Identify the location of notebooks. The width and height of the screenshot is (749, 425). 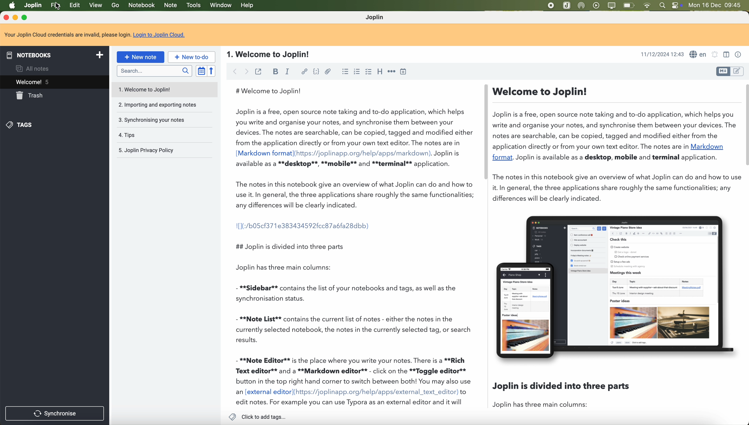
(54, 54).